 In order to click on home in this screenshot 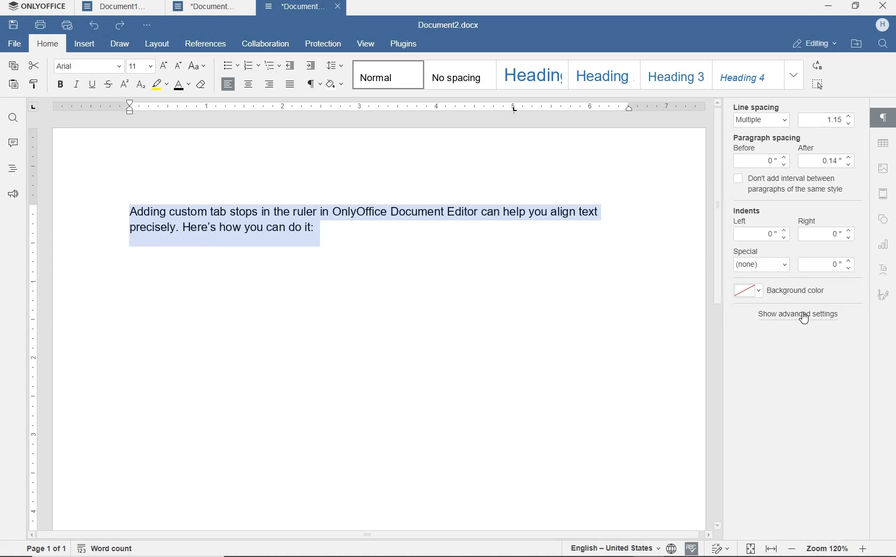, I will do `click(47, 44)`.